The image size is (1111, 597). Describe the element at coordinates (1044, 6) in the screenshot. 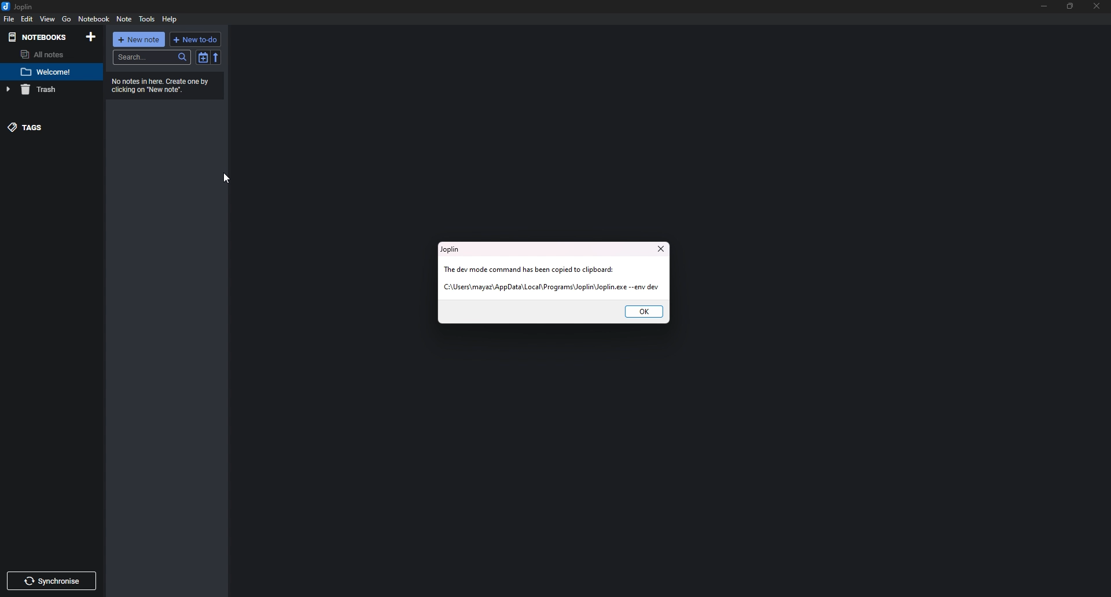

I see `minimize` at that location.